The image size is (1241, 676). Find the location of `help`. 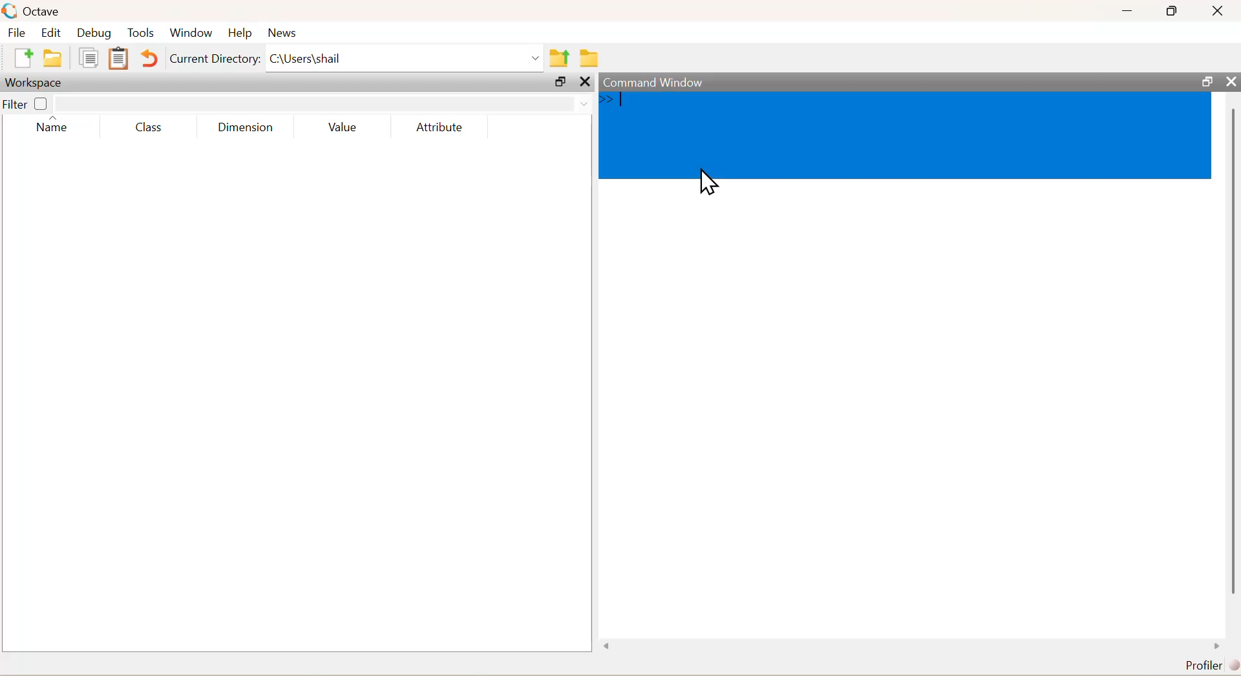

help is located at coordinates (240, 34).